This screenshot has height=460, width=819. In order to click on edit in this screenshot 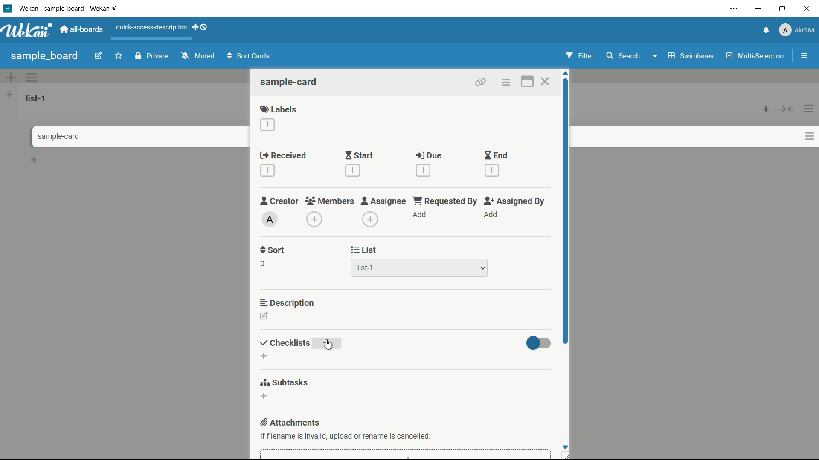, I will do `click(99, 57)`.